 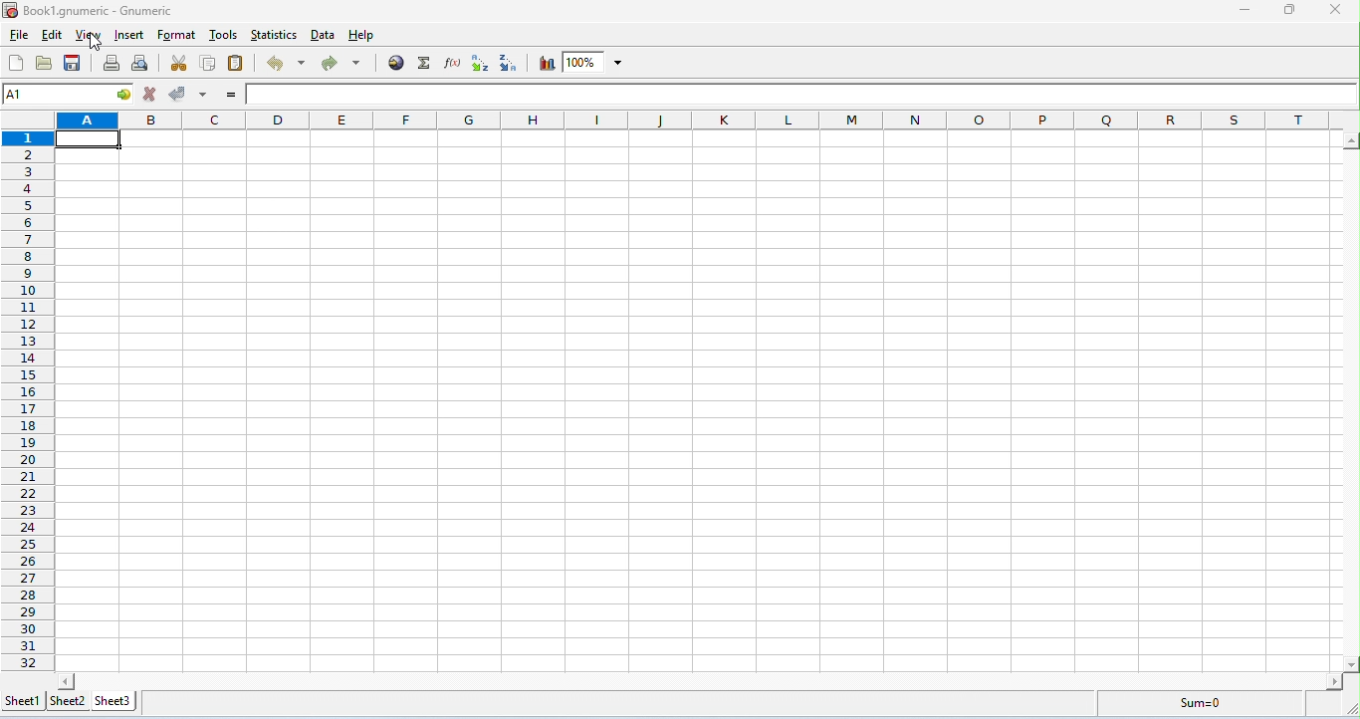 What do you see at coordinates (231, 95) in the screenshot?
I see `=` at bounding box center [231, 95].